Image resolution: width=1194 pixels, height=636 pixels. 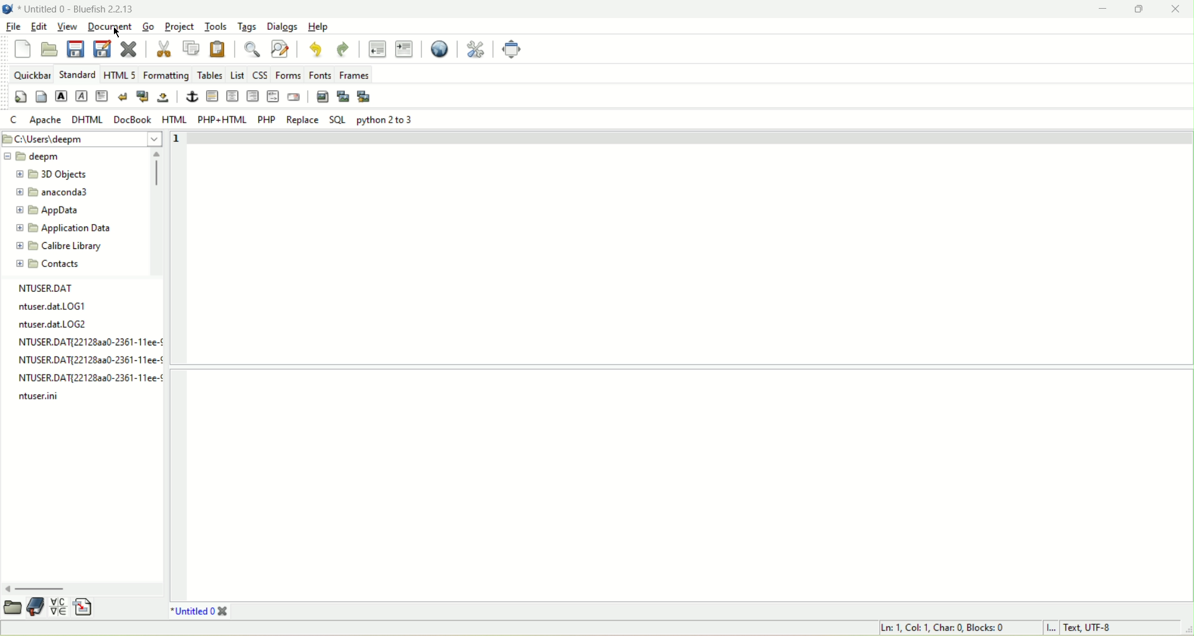 What do you see at coordinates (59, 263) in the screenshot?
I see `folder name` at bounding box center [59, 263].